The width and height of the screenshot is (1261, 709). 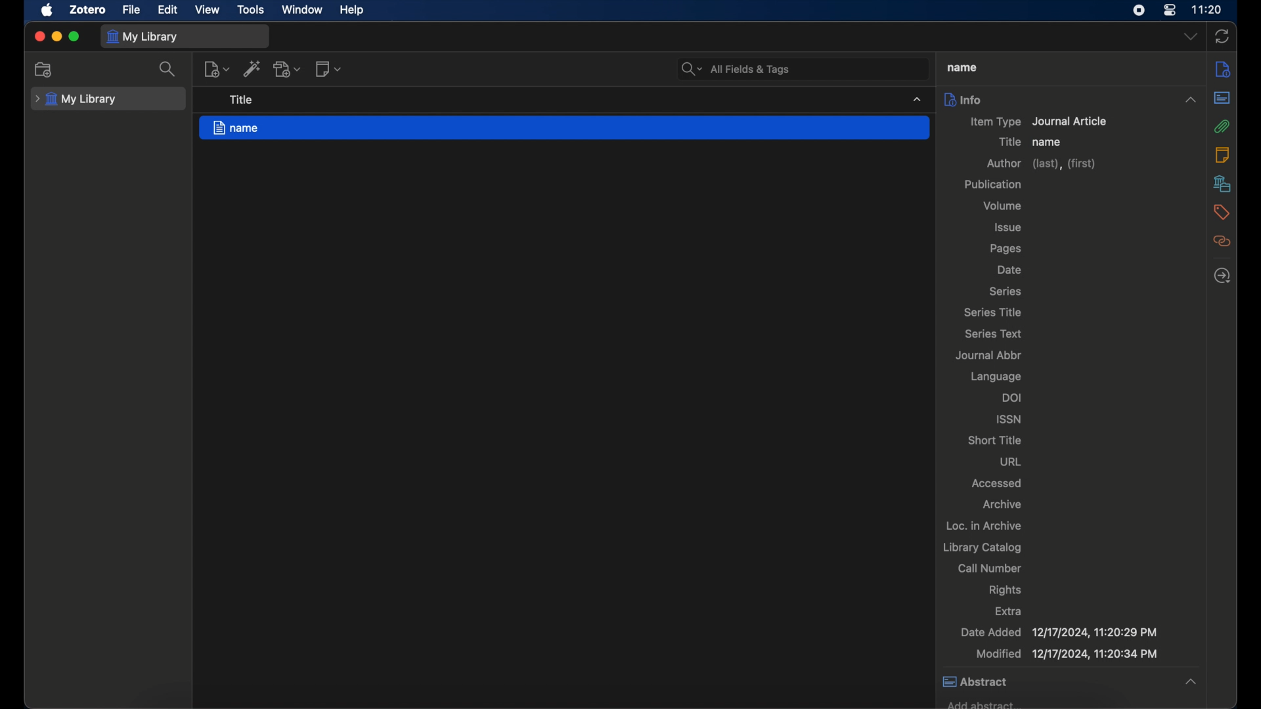 I want to click on add attachment, so click(x=288, y=70).